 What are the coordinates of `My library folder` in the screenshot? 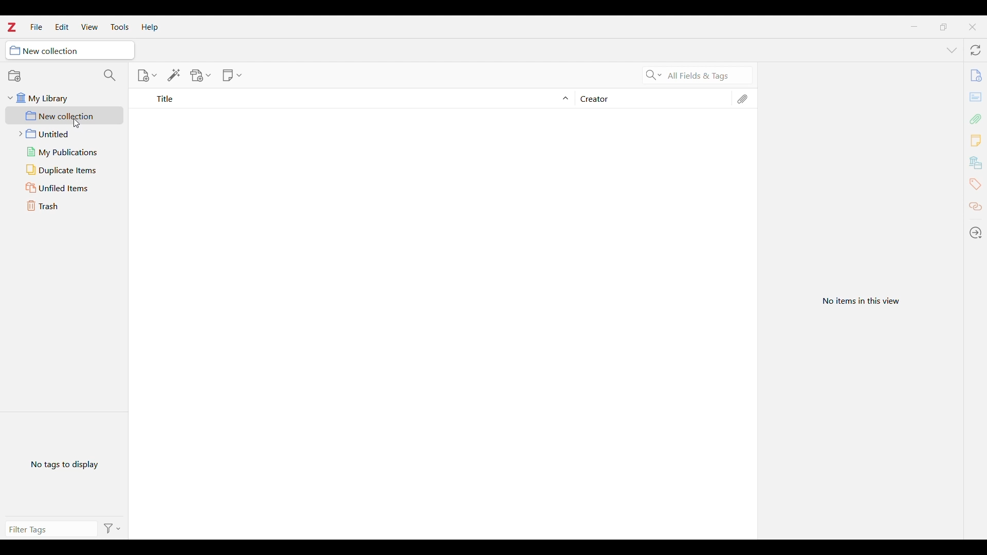 It's located at (65, 98).